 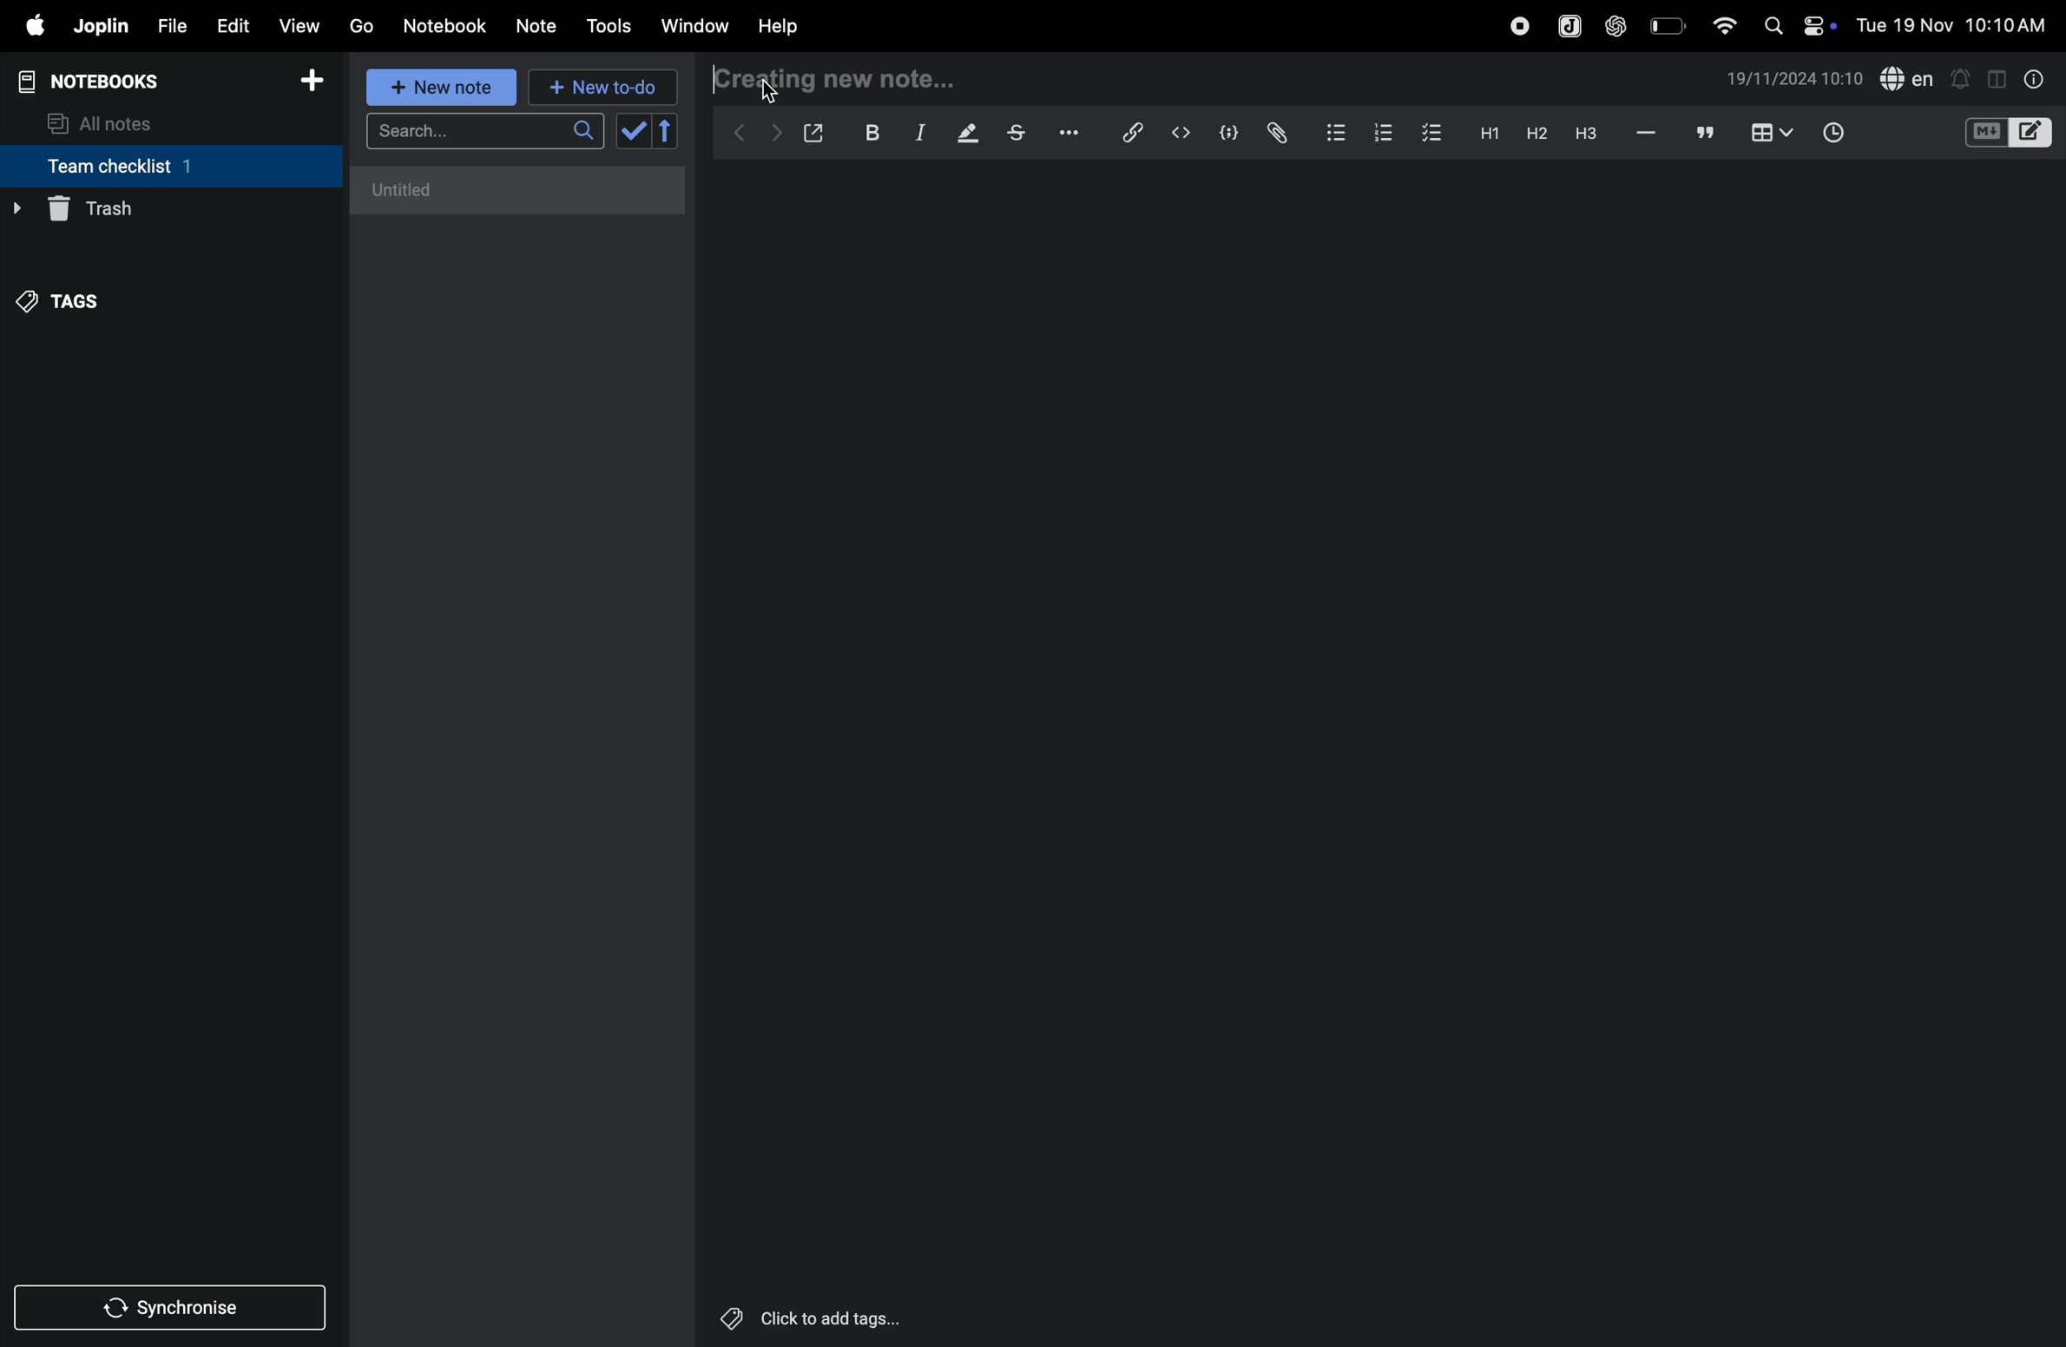 What do you see at coordinates (1613, 25) in the screenshot?
I see `chat gpt` at bounding box center [1613, 25].